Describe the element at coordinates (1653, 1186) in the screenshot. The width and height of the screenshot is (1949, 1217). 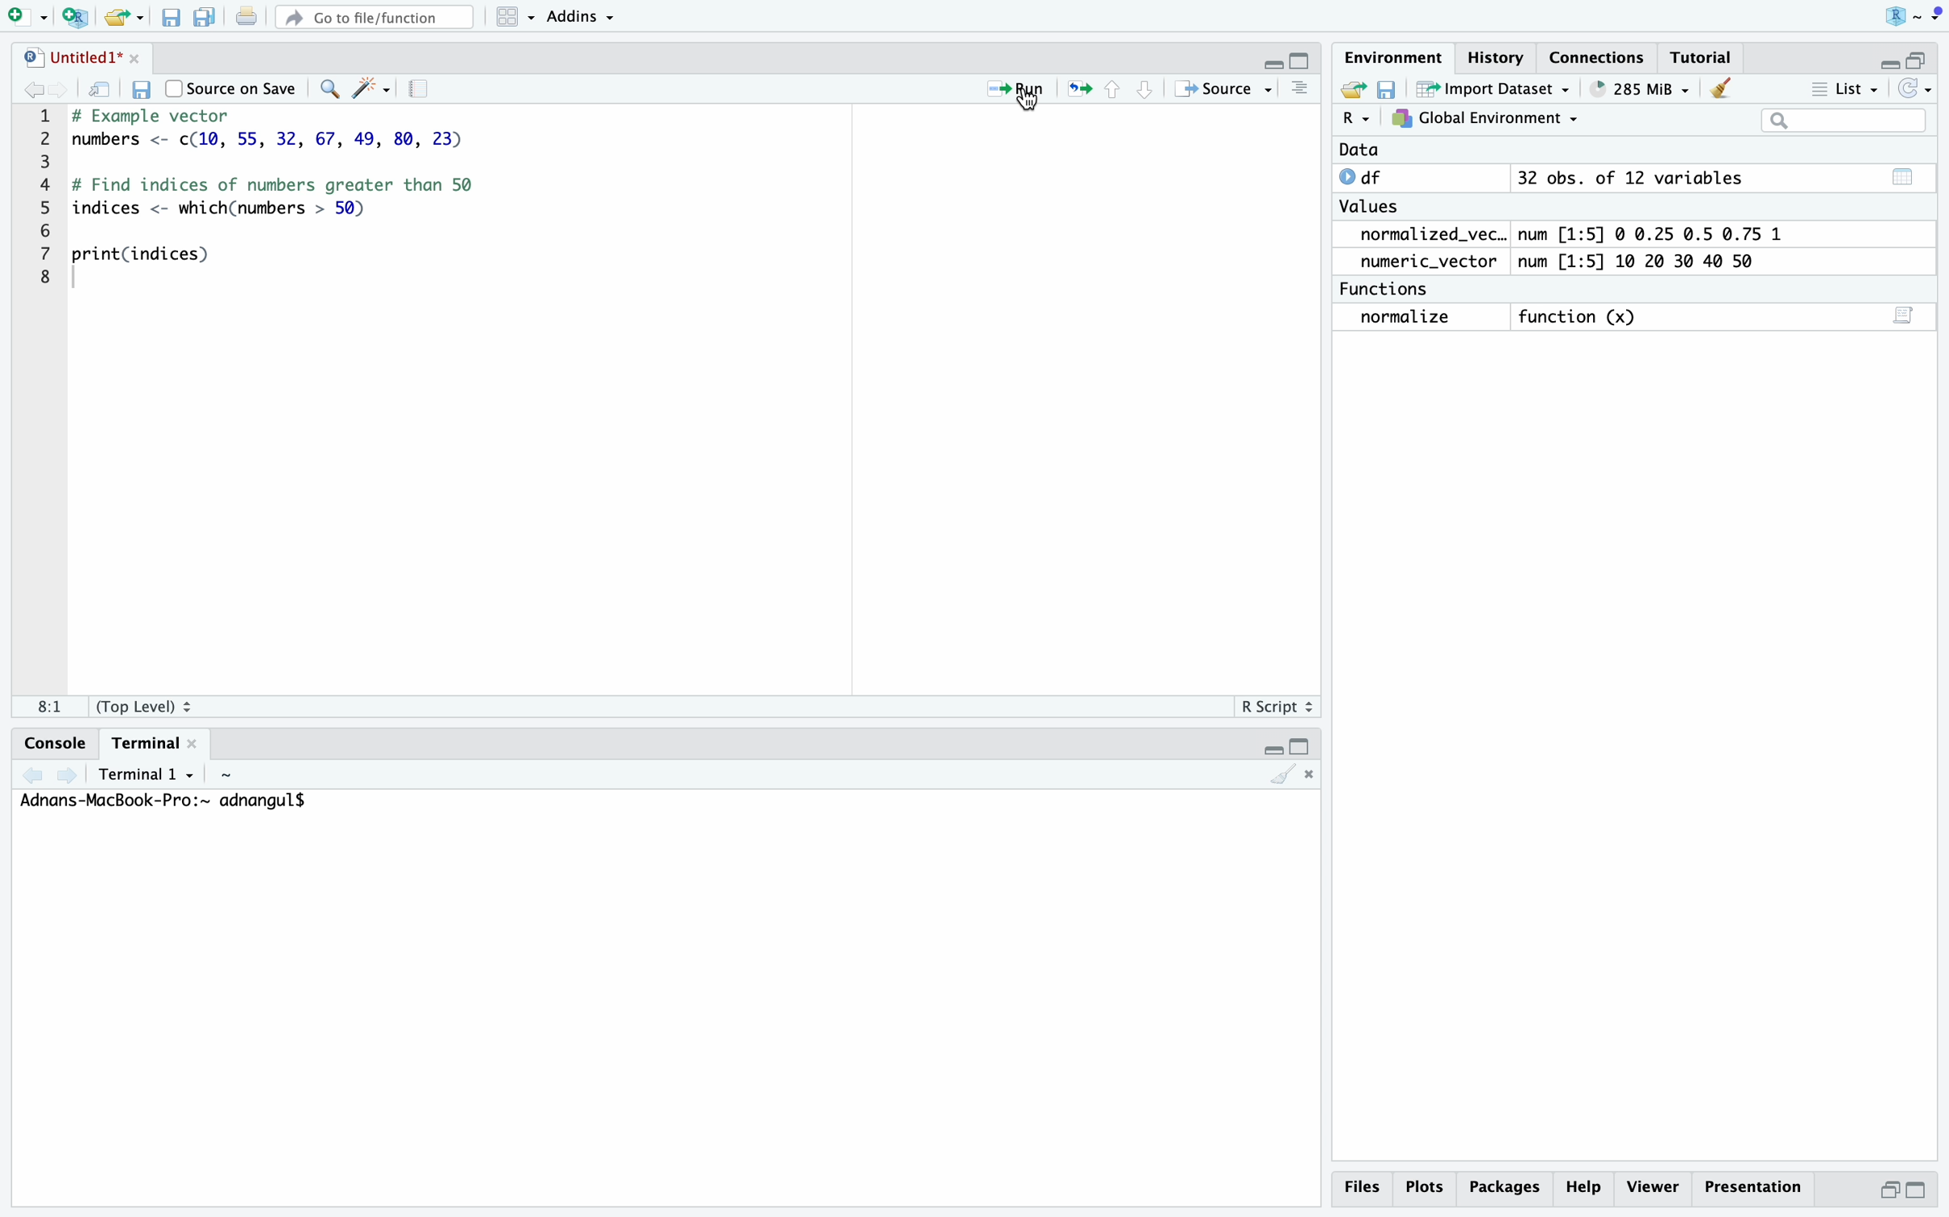
I see `viewer` at that location.